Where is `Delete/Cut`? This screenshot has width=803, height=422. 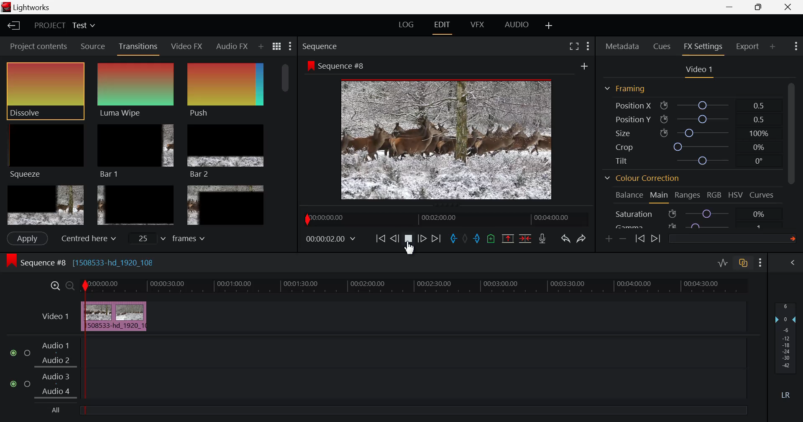
Delete/Cut is located at coordinates (525, 237).